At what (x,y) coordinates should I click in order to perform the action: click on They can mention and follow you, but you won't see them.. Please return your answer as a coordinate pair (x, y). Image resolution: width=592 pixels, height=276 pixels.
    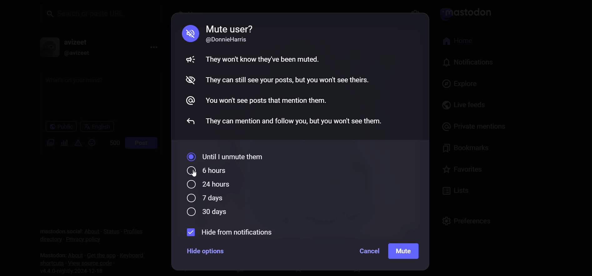
    Looking at the image, I should click on (296, 120).